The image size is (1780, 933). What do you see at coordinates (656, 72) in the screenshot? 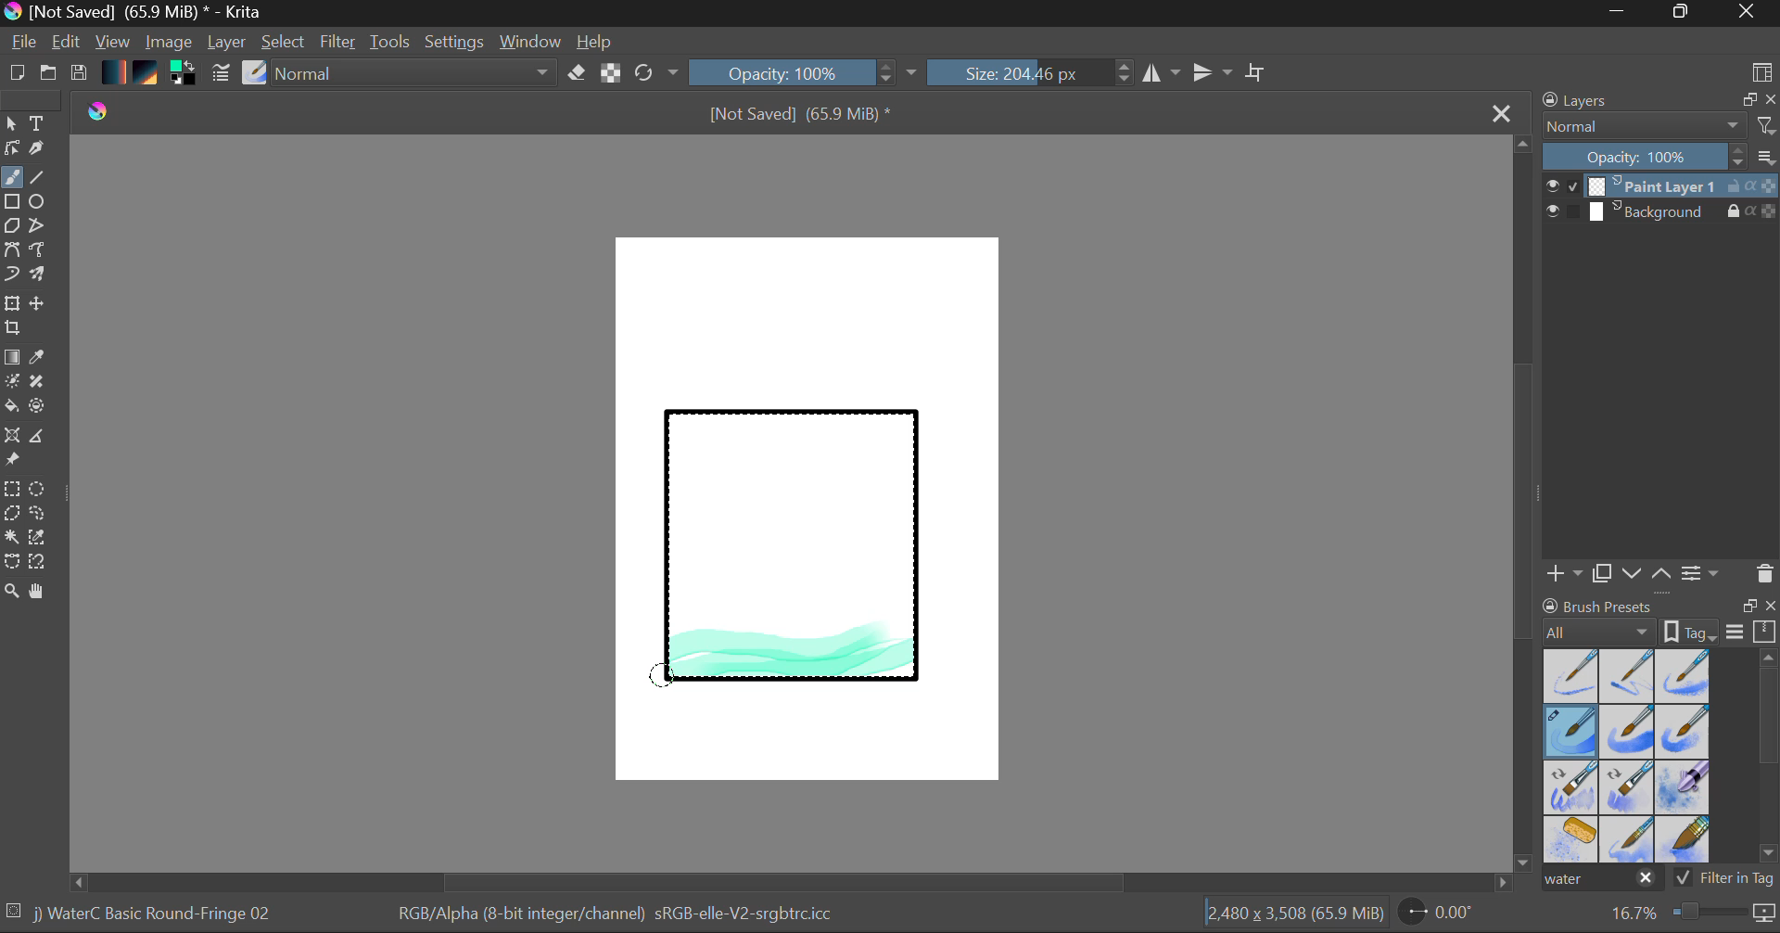
I see `Refresh` at bounding box center [656, 72].